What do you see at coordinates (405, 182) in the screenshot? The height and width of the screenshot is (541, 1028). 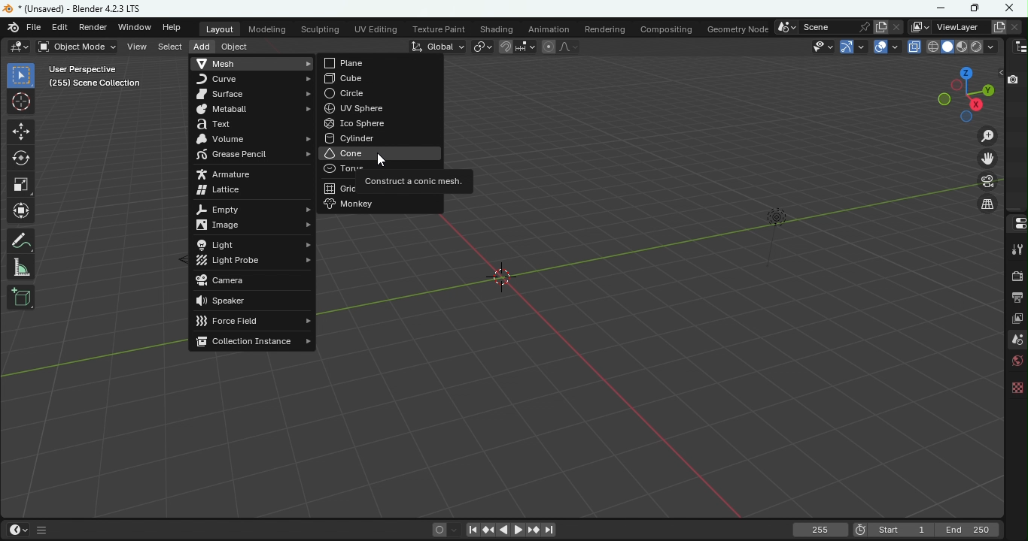 I see `Construct a conic mesh` at bounding box center [405, 182].